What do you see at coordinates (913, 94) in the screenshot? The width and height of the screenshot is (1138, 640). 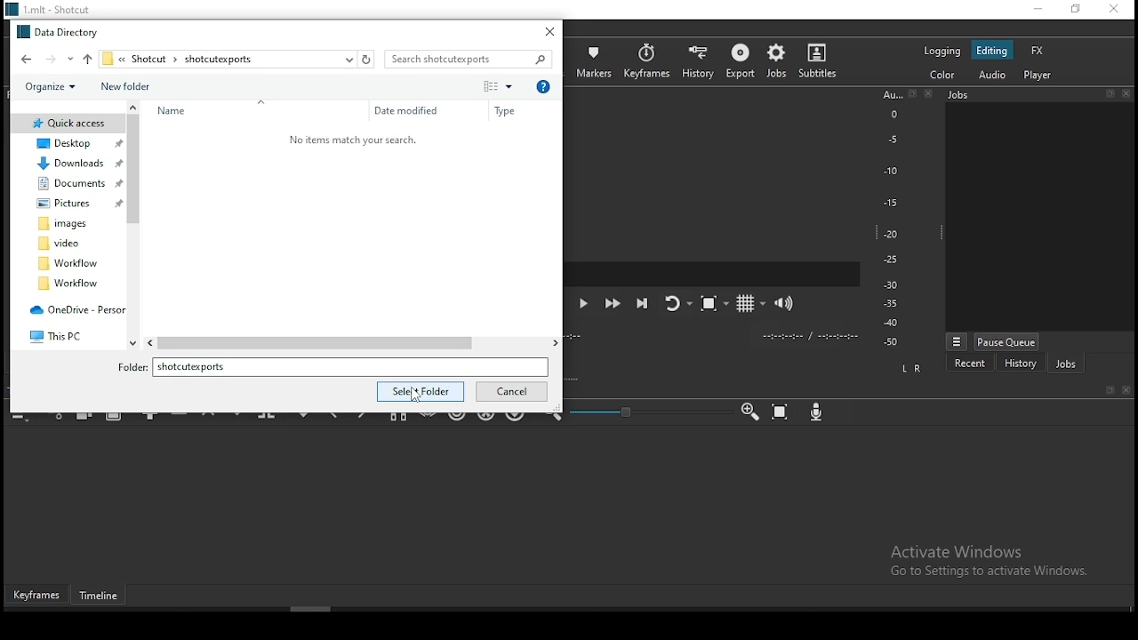 I see `Bookmark` at bounding box center [913, 94].